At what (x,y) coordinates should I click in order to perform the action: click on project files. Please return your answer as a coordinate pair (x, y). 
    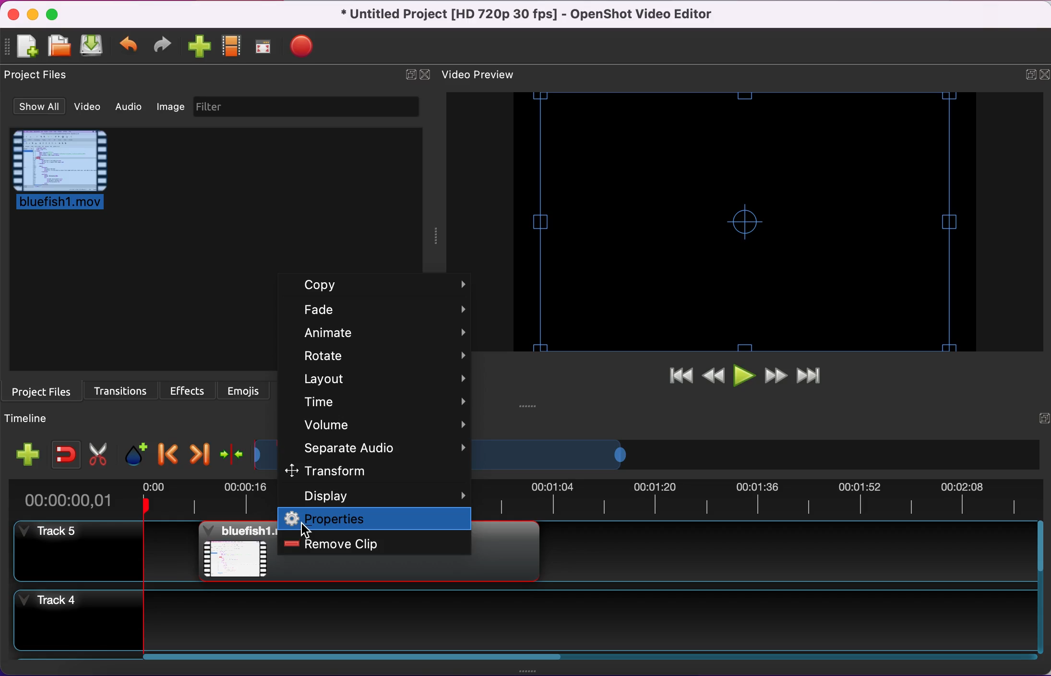
    Looking at the image, I should click on (40, 76).